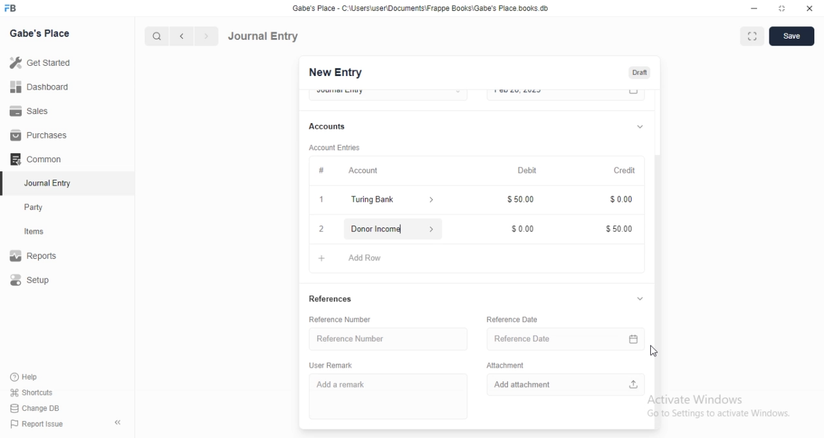  I want to click on Reference Number, so click(346, 319).